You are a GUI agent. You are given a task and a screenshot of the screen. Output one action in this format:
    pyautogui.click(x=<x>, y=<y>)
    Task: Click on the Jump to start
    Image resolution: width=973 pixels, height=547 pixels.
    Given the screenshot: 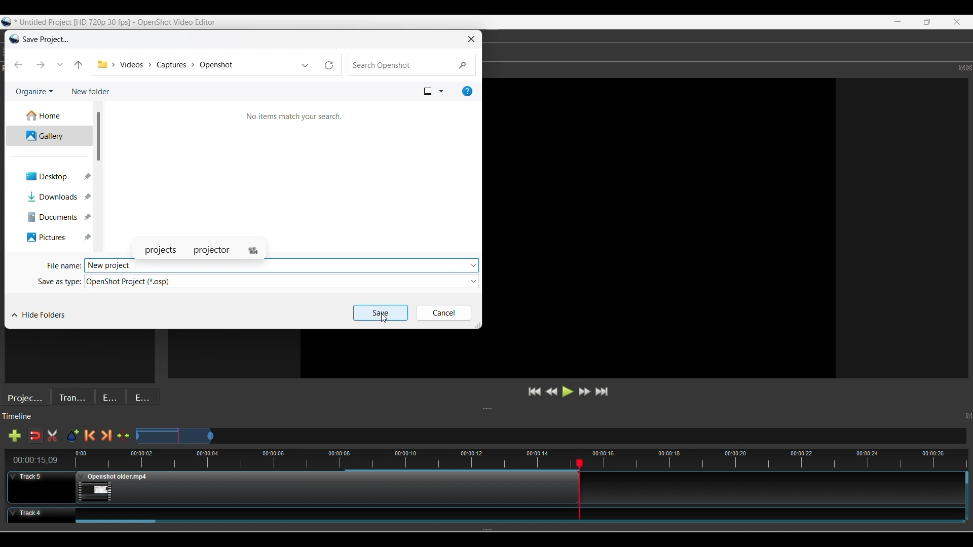 What is the action you would take?
    pyautogui.click(x=535, y=392)
    